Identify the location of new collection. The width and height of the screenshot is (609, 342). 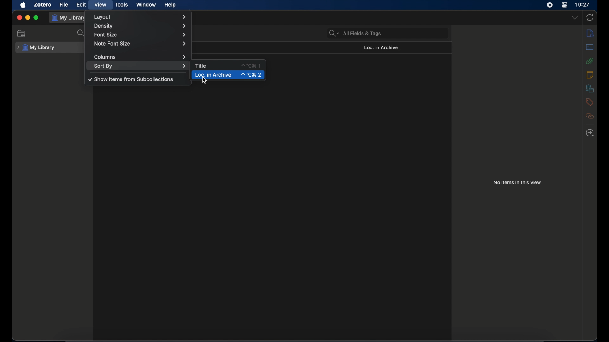
(21, 33).